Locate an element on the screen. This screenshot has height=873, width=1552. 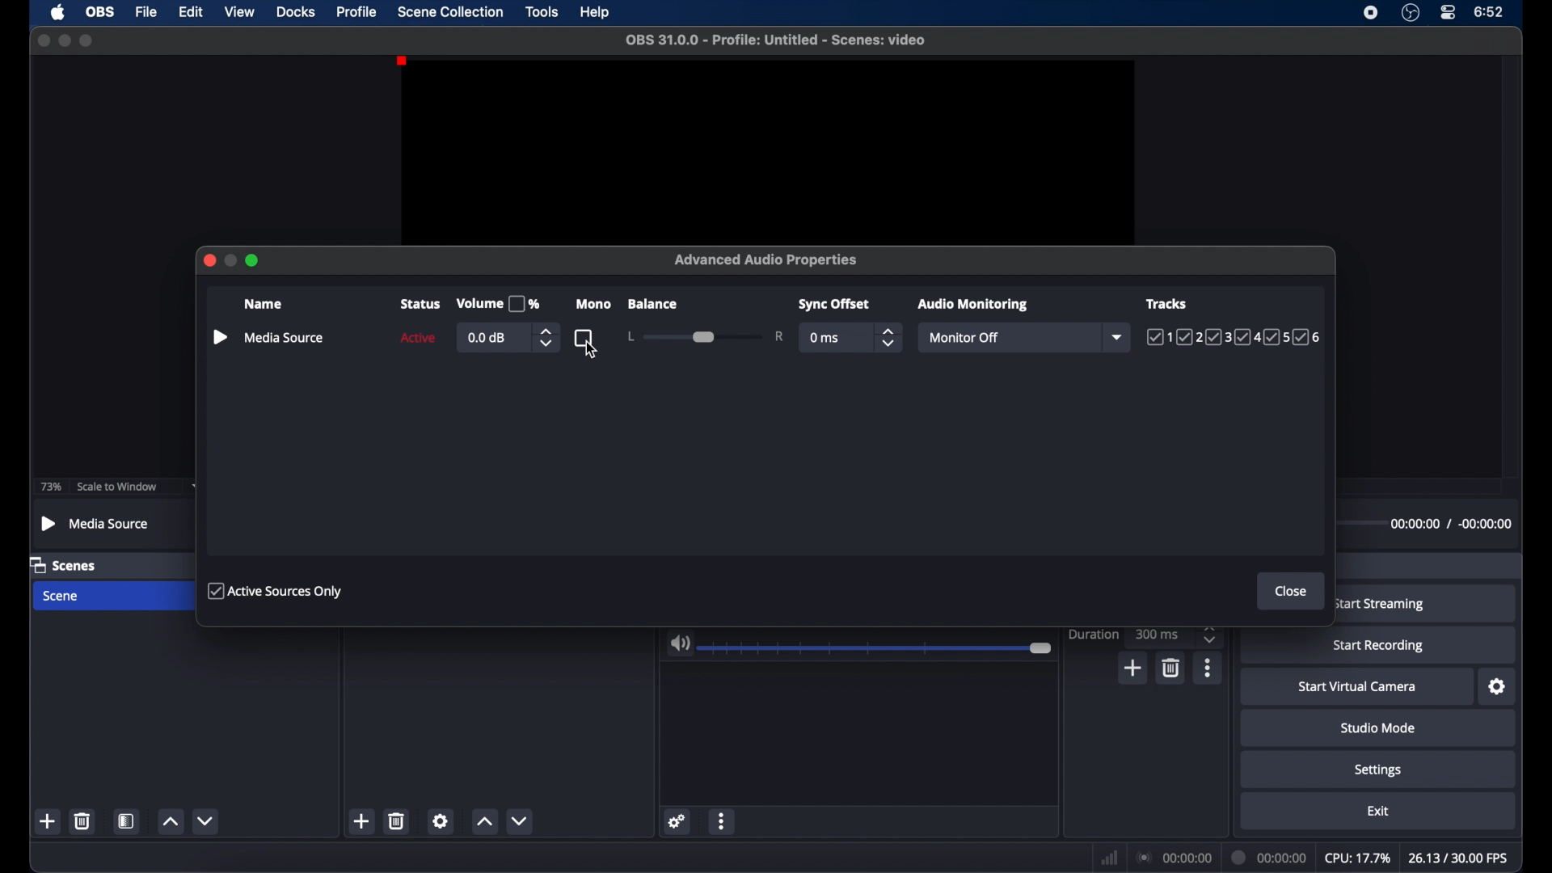
dropdown is located at coordinates (1119, 337).